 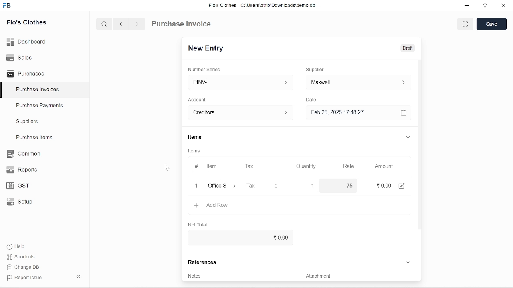 What do you see at coordinates (19, 57) in the screenshot?
I see `Sales` at bounding box center [19, 57].